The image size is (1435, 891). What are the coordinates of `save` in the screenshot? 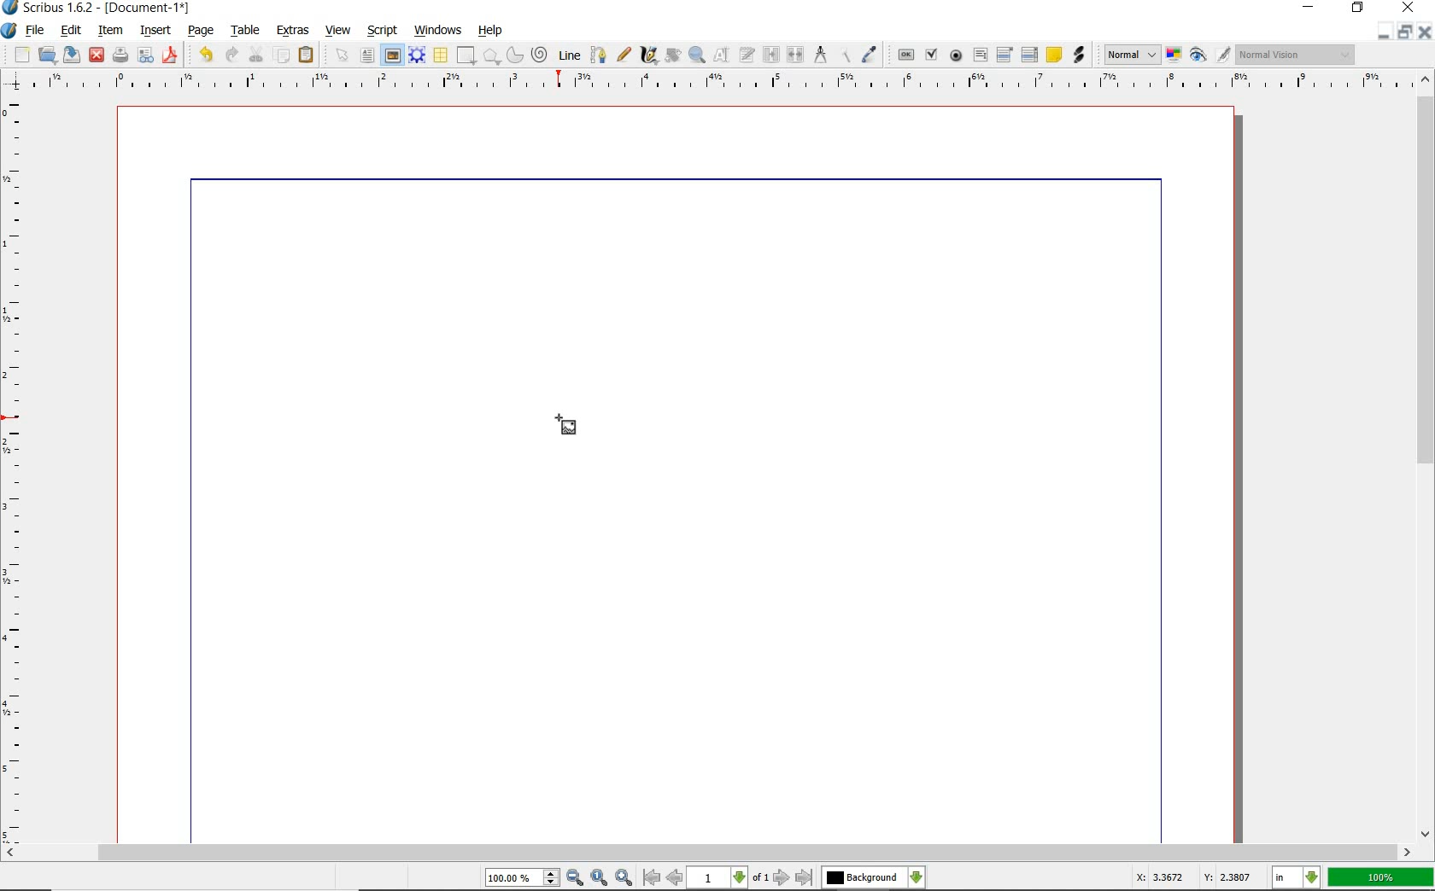 It's located at (73, 54).